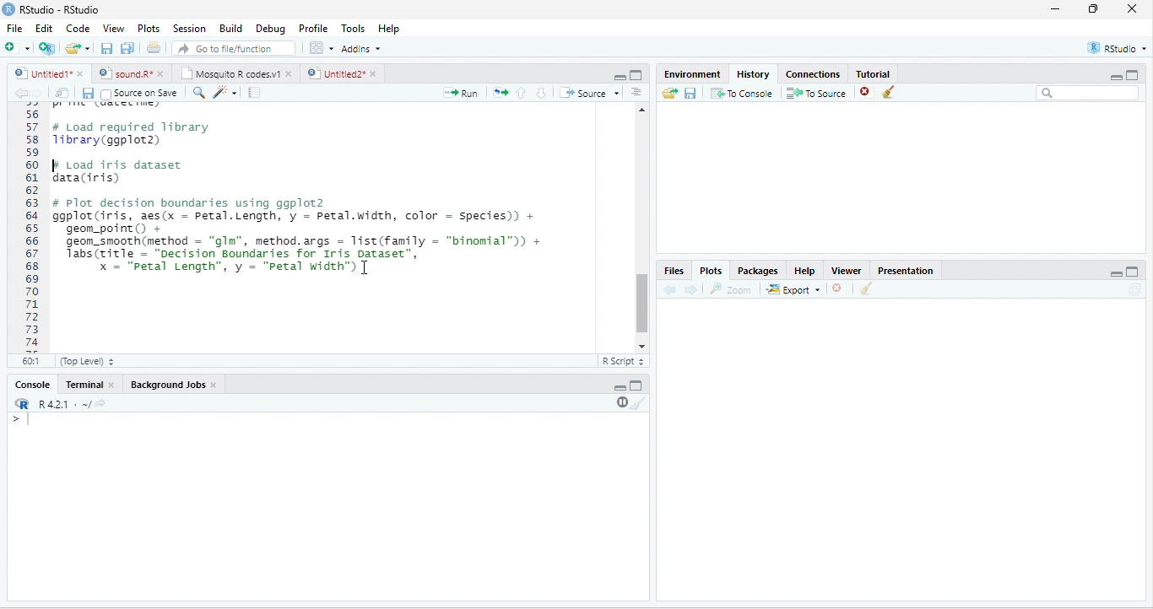 Image resolution: width=1153 pixels, height=609 pixels. I want to click on Export, so click(793, 290).